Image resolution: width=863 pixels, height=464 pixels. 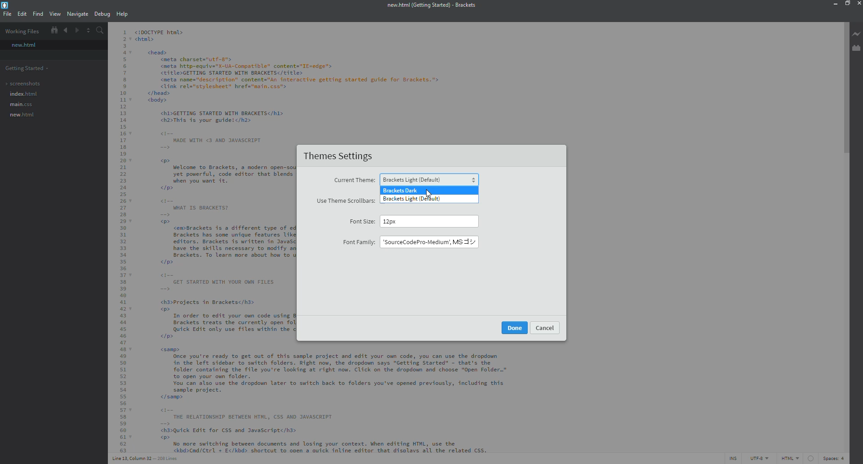 What do you see at coordinates (23, 31) in the screenshot?
I see `working files` at bounding box center [23, 31].